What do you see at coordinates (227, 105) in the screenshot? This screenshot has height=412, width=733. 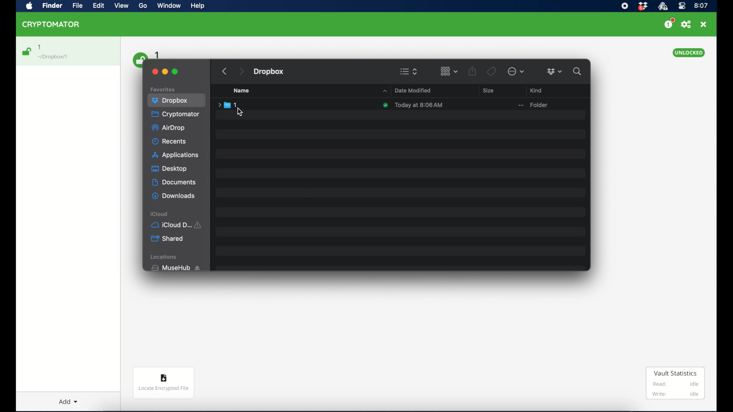 I see `folder` at bounding box center [227, 105].